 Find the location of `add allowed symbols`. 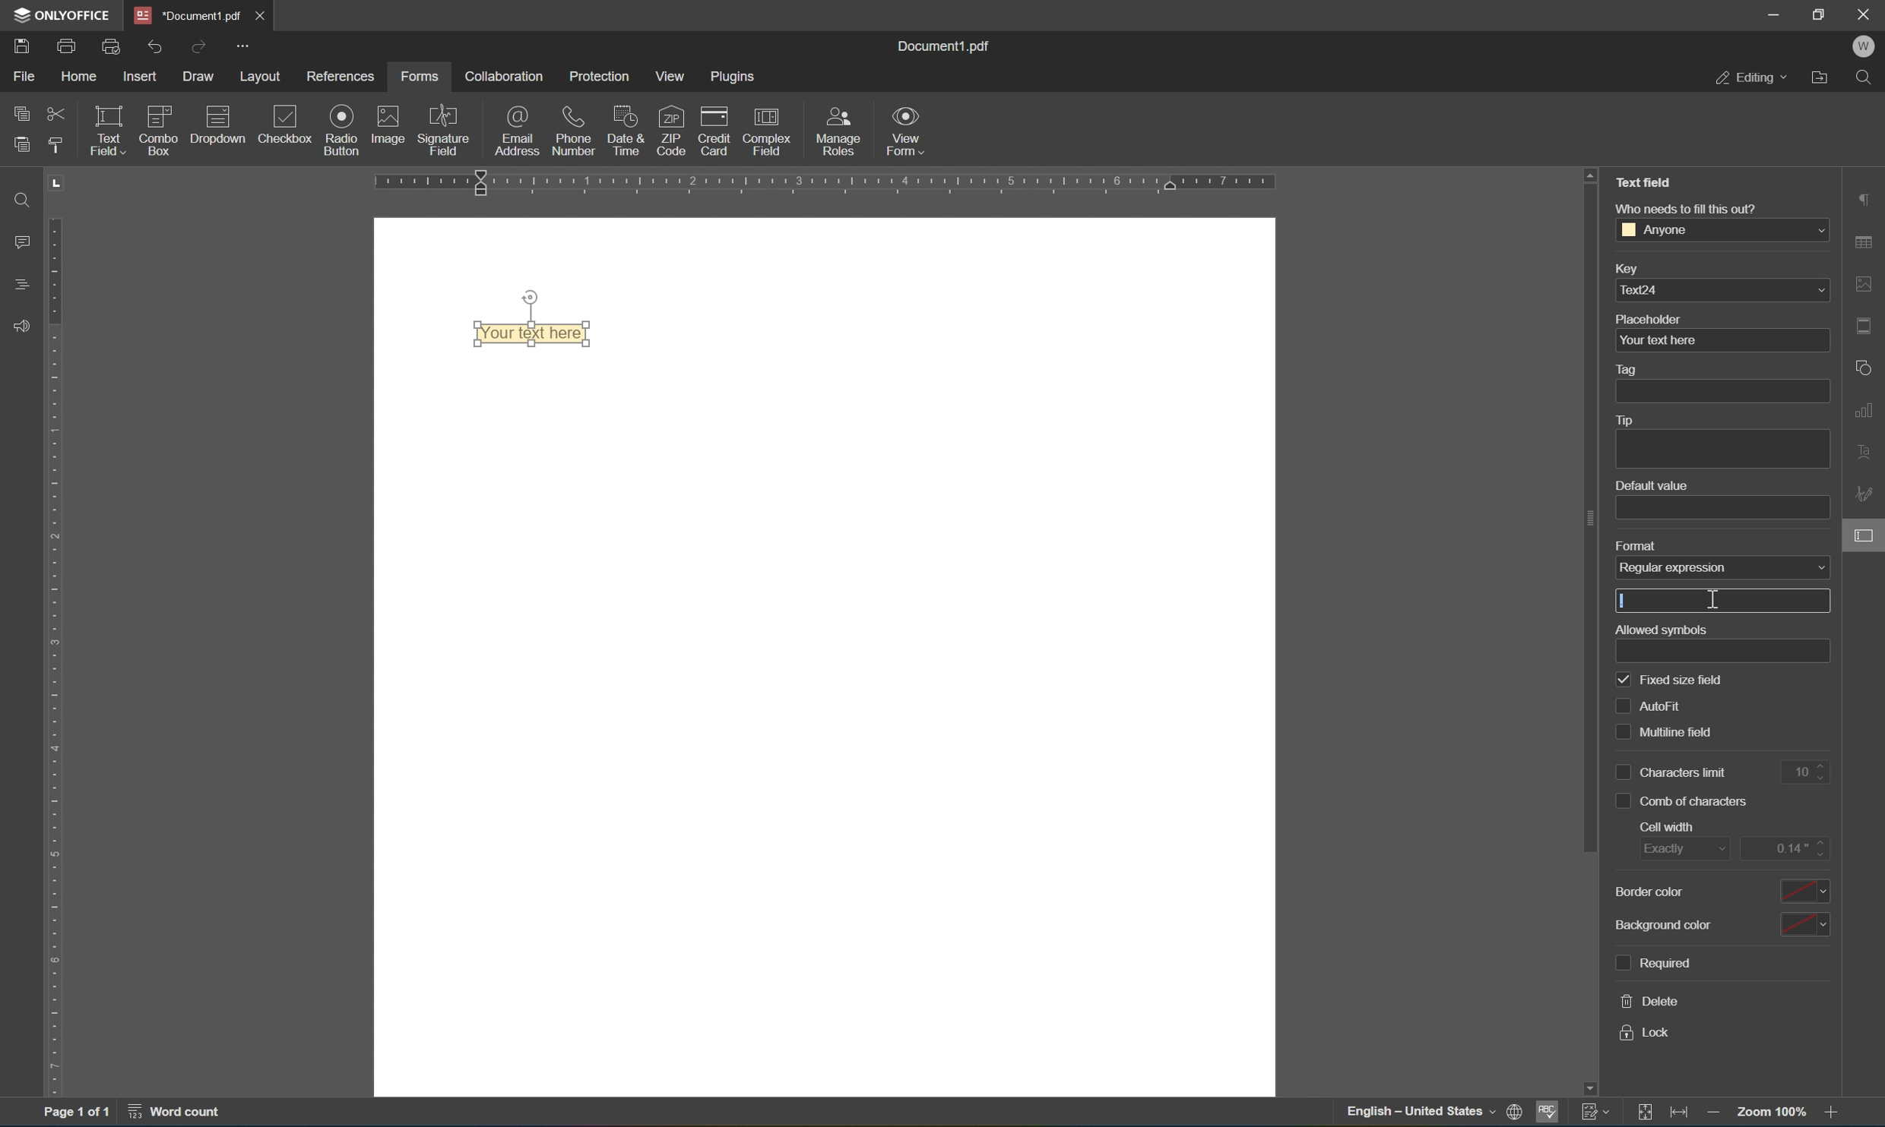

add allowed symbols is located at coordinates (1725, 652).